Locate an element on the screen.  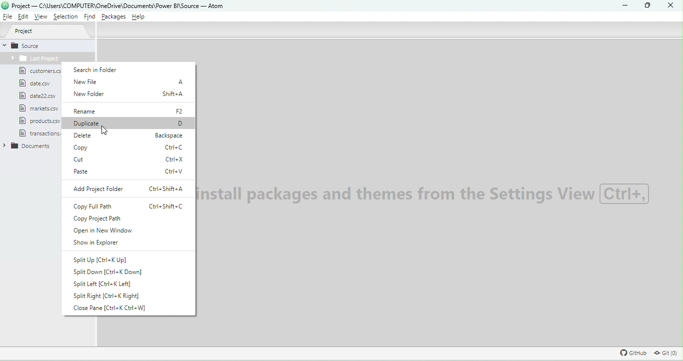
Rename is located at coordinates (132, 111).